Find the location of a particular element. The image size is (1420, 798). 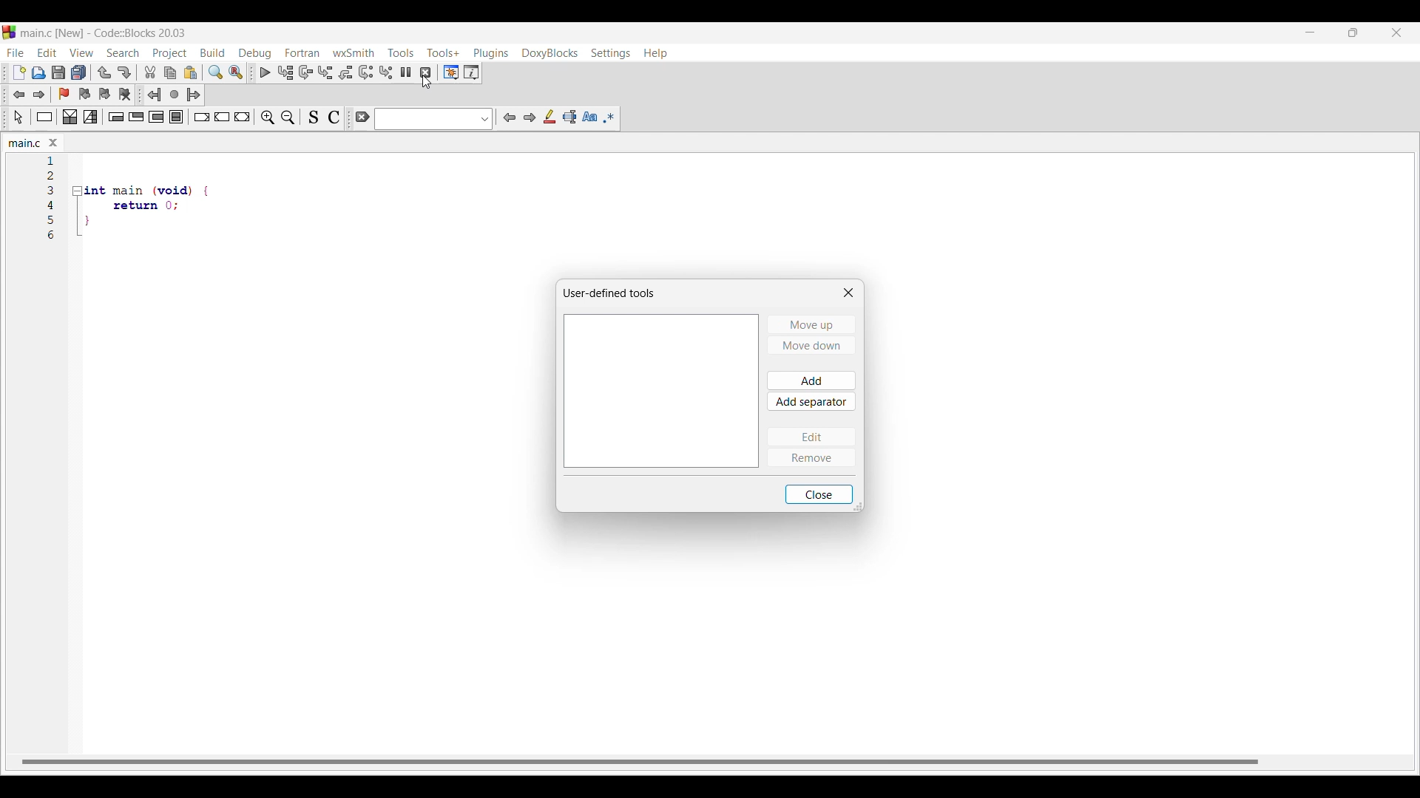

New file is located at coordinates (19, 72).